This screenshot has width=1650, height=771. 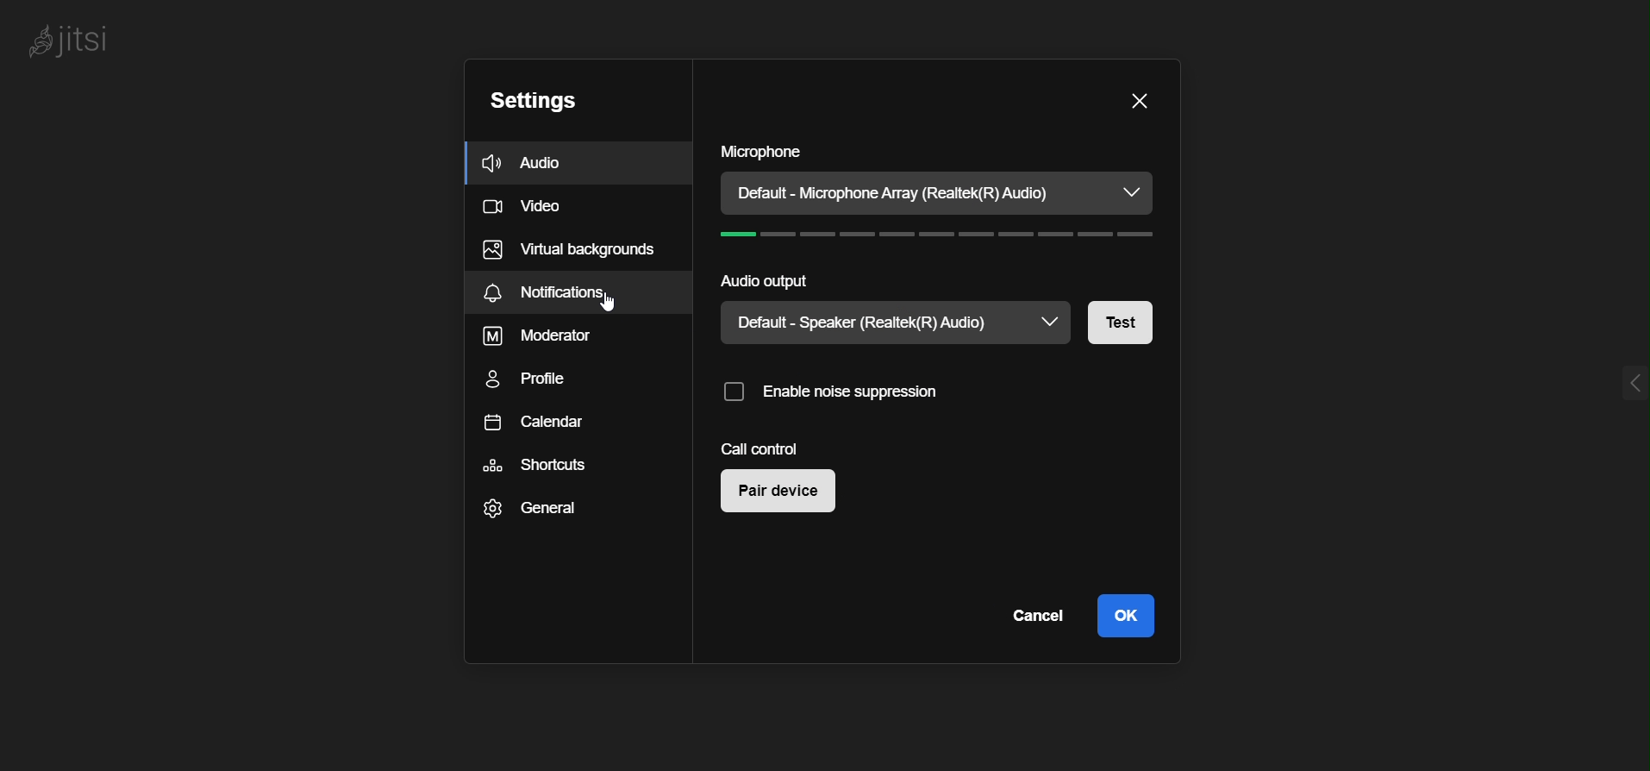 I want to click on notifications, so click(x=567, y=293).